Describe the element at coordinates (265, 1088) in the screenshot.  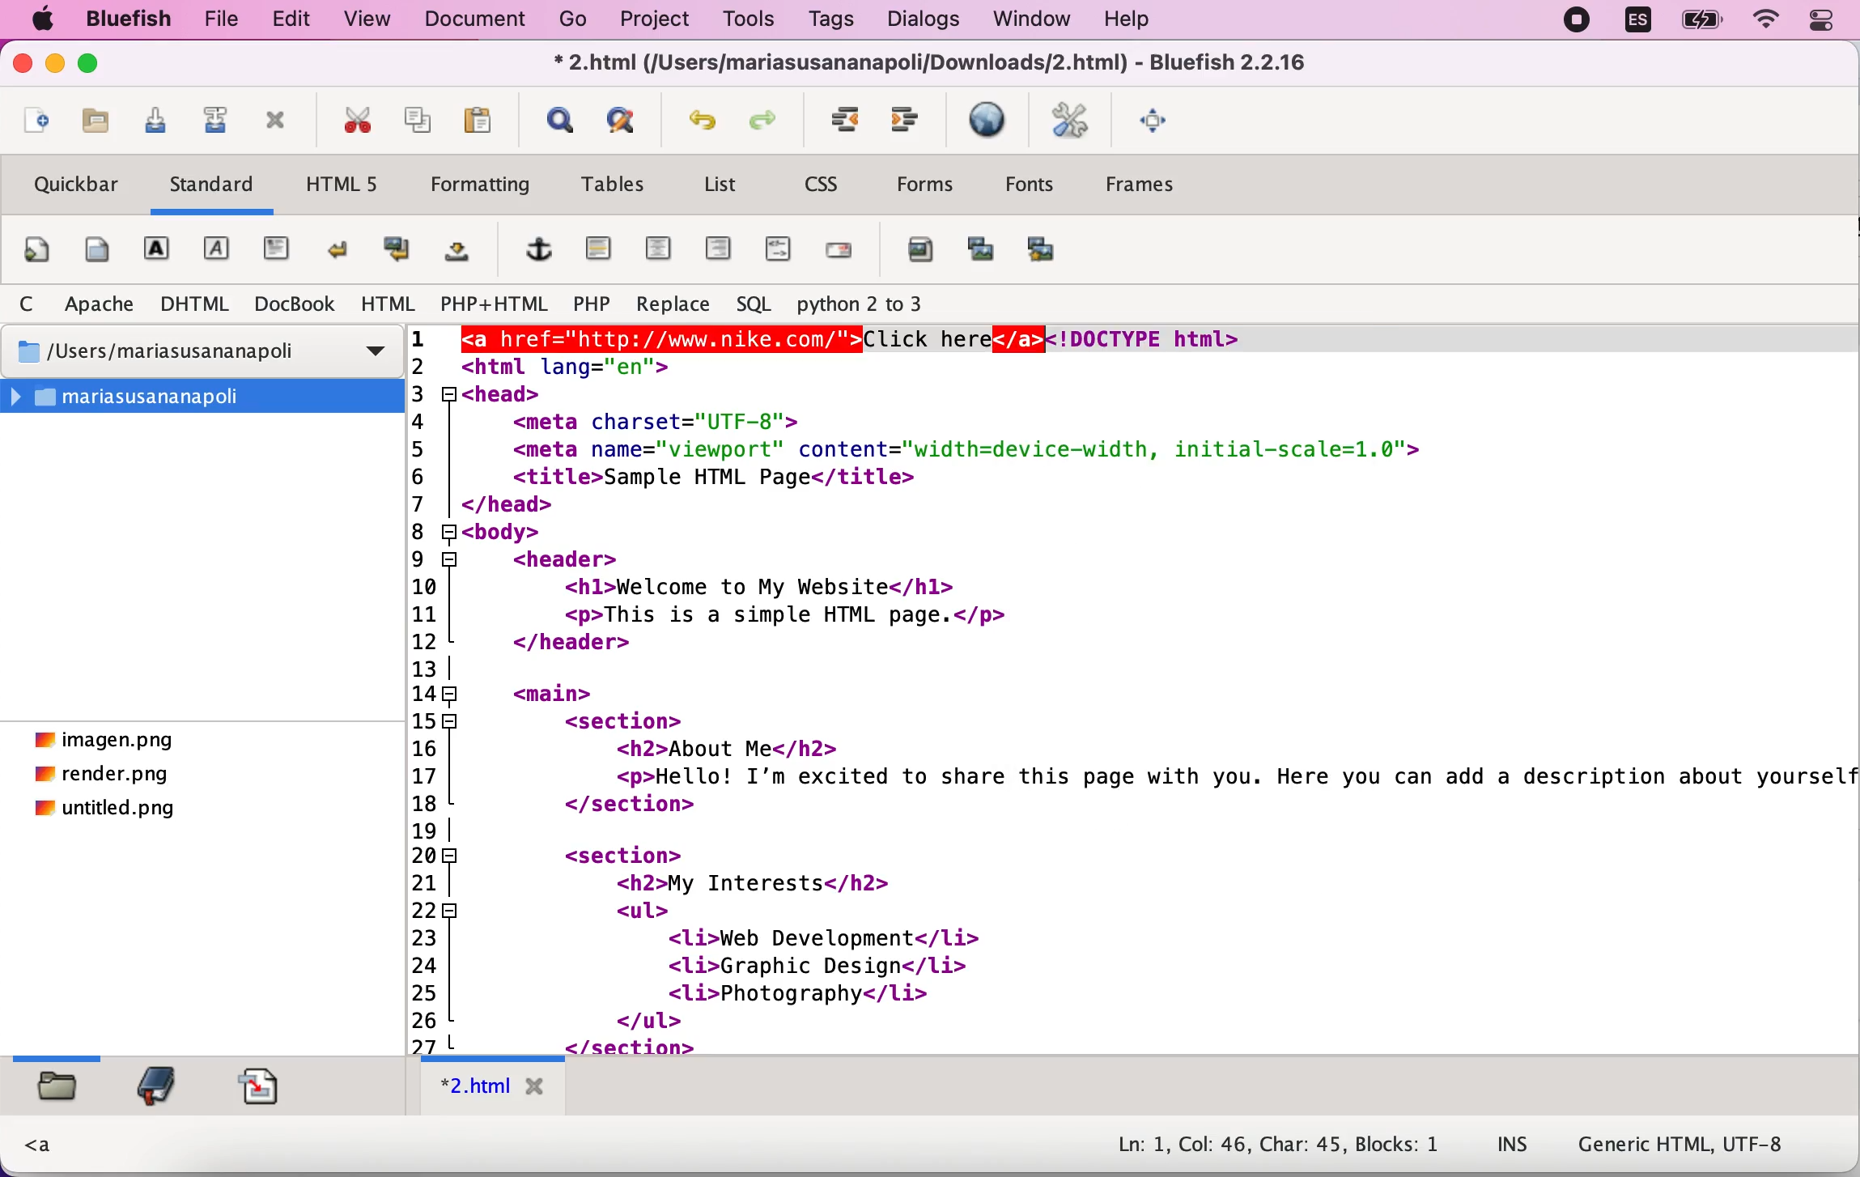
I see `snippets` at that location.